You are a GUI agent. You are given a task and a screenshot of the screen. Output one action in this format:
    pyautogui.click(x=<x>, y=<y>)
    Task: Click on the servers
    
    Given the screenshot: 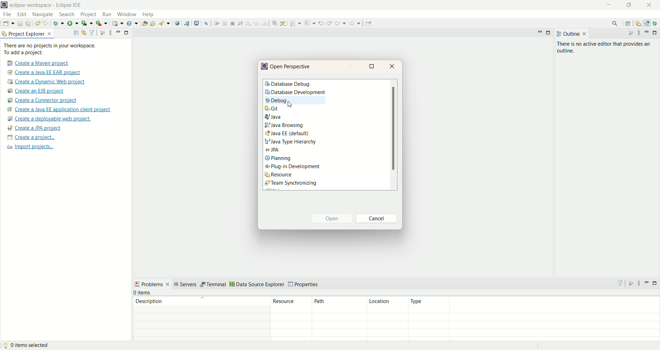 What is the action you would take?
    pyautogui.click(x=187, y=284)
    